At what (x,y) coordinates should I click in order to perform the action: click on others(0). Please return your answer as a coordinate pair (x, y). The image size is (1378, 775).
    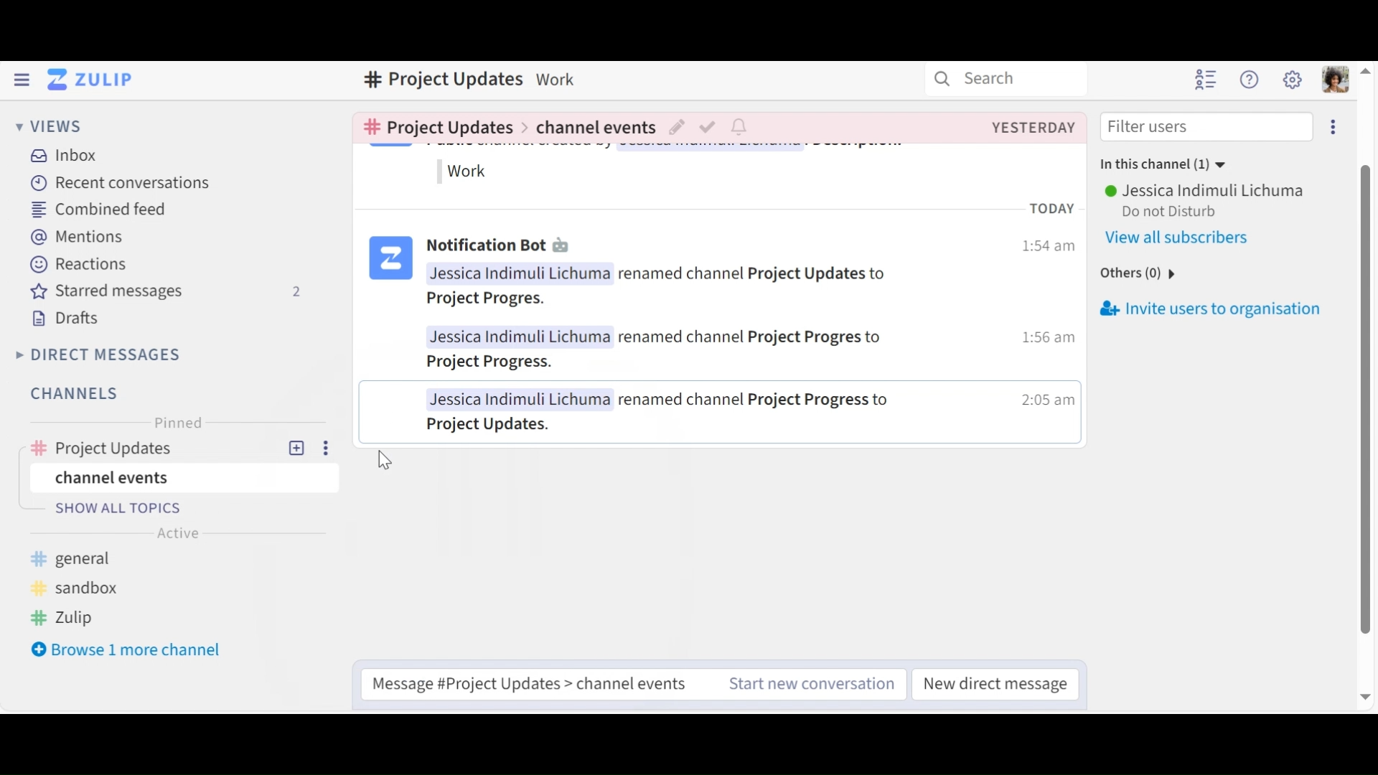
    Looking at the image, I should click on (1133, 274).